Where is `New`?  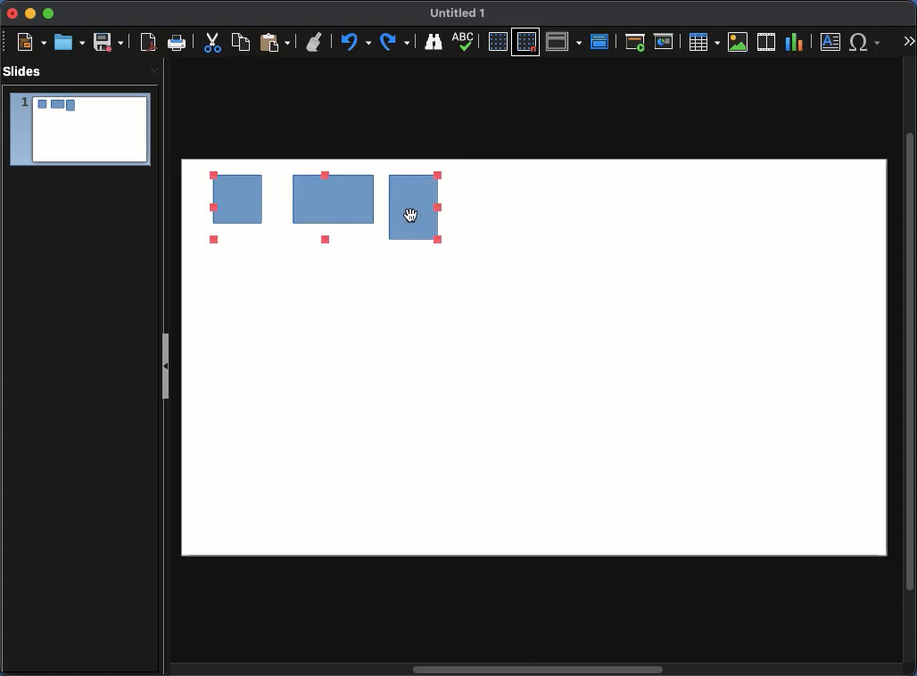 New is located at coordinates (31, 42).